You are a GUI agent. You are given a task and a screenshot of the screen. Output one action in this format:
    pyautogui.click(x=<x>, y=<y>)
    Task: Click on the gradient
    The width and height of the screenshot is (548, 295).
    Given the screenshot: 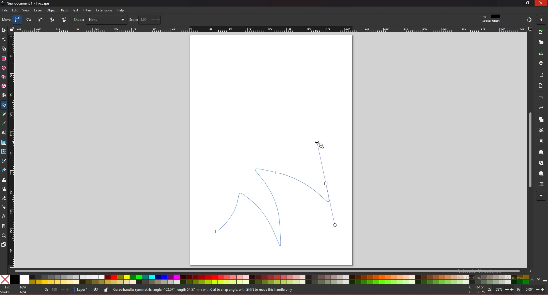 What is the action you would take?
    pyautogui.click(x=4, y=142)
    